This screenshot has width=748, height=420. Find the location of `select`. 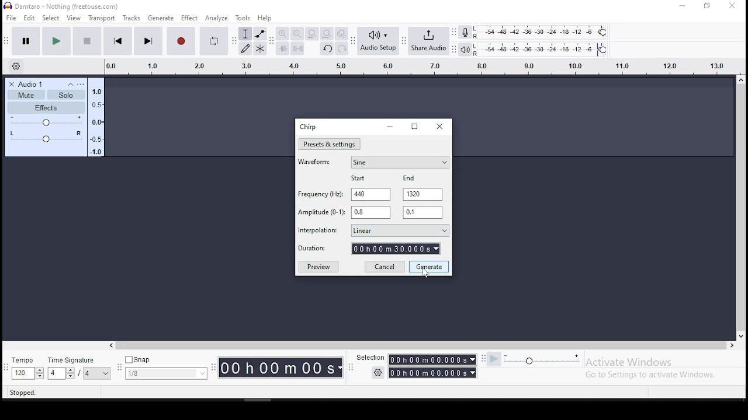

select is located at coordinates (52, 19).